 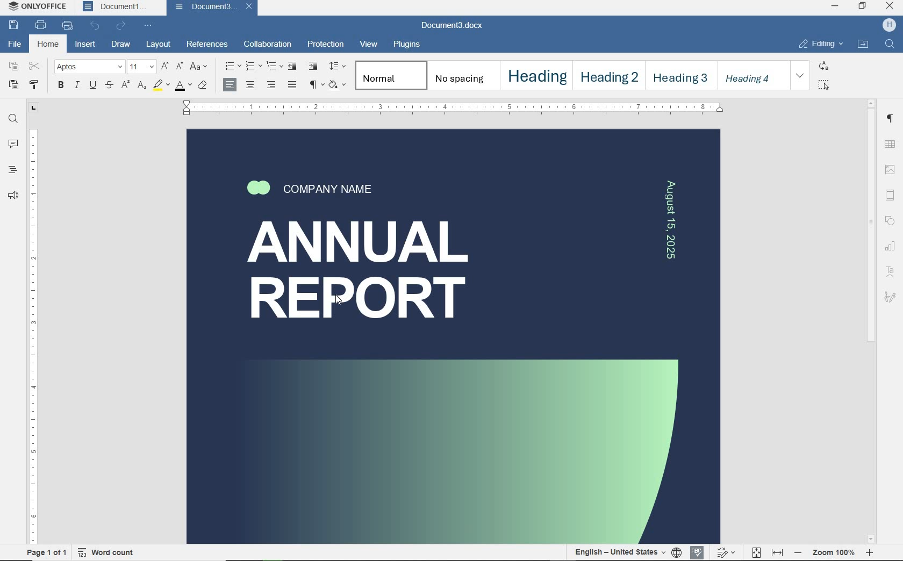 I want to click on Normal, so click(x=390, y=75).